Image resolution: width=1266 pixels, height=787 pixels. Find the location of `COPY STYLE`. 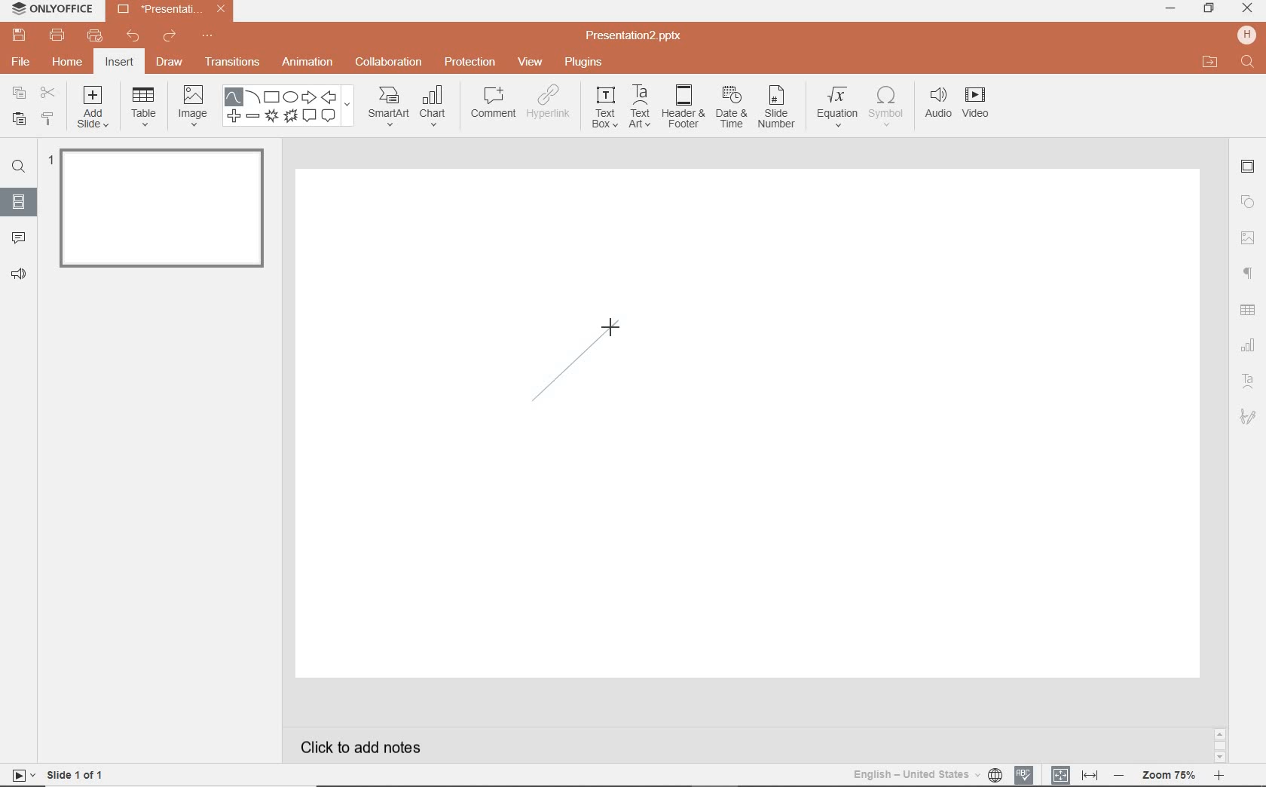

COPY STYLE is located at coordinates (47, 118).